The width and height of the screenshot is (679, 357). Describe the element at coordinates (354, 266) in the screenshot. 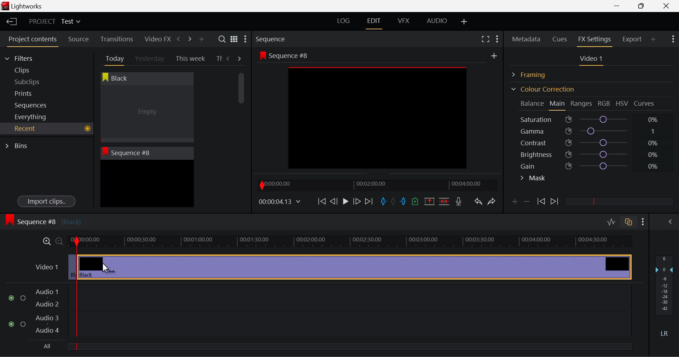

I see `Clip 2 Segment Selected to Delete` at that location.